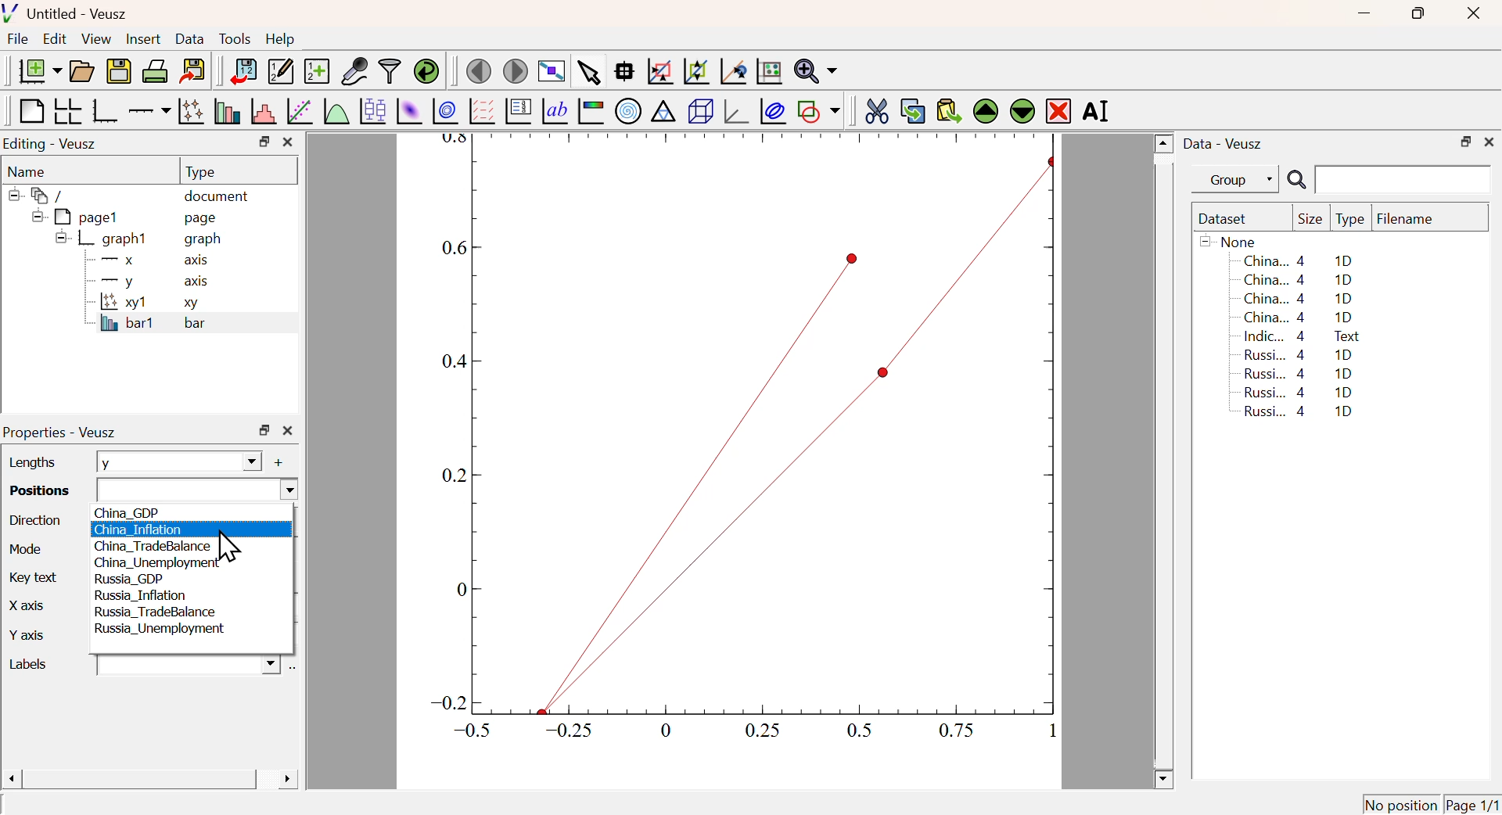 The image size is (1502, 815). Describe the element at coordinates (516, 71) in the screenshot. I see `Move to next page` at that location.